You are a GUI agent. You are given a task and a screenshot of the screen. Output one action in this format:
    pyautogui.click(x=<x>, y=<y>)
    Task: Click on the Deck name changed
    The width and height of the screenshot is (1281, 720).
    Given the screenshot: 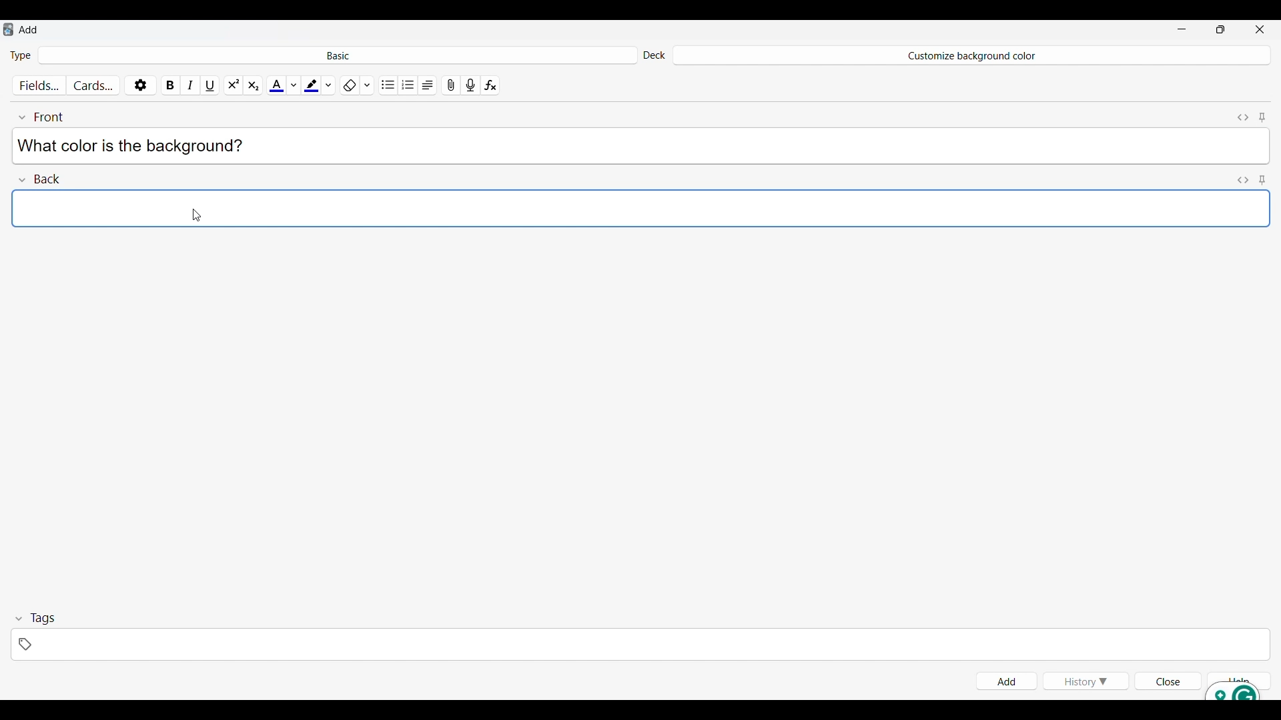 What is the action you would take?
    pyautogui.click(x=970, y=55)
    